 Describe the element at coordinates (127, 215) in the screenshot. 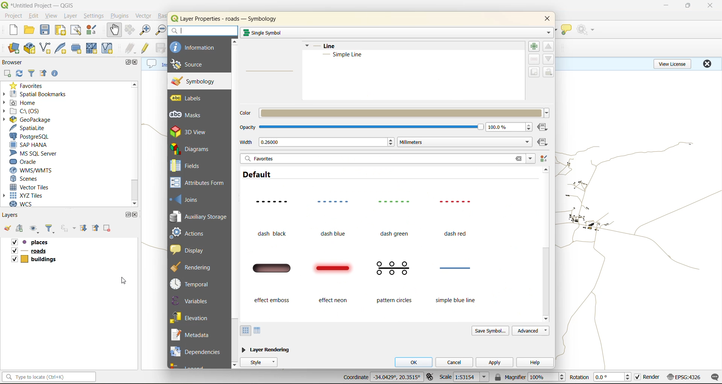

I see `maximize` at that location.